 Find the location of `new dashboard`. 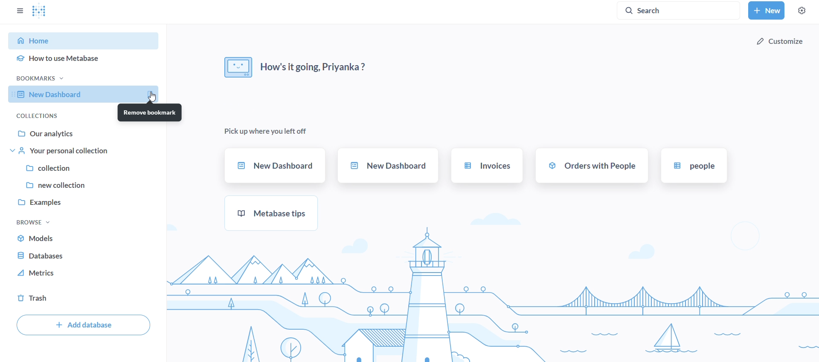

new dashboard is located at coordinates (387, 165).